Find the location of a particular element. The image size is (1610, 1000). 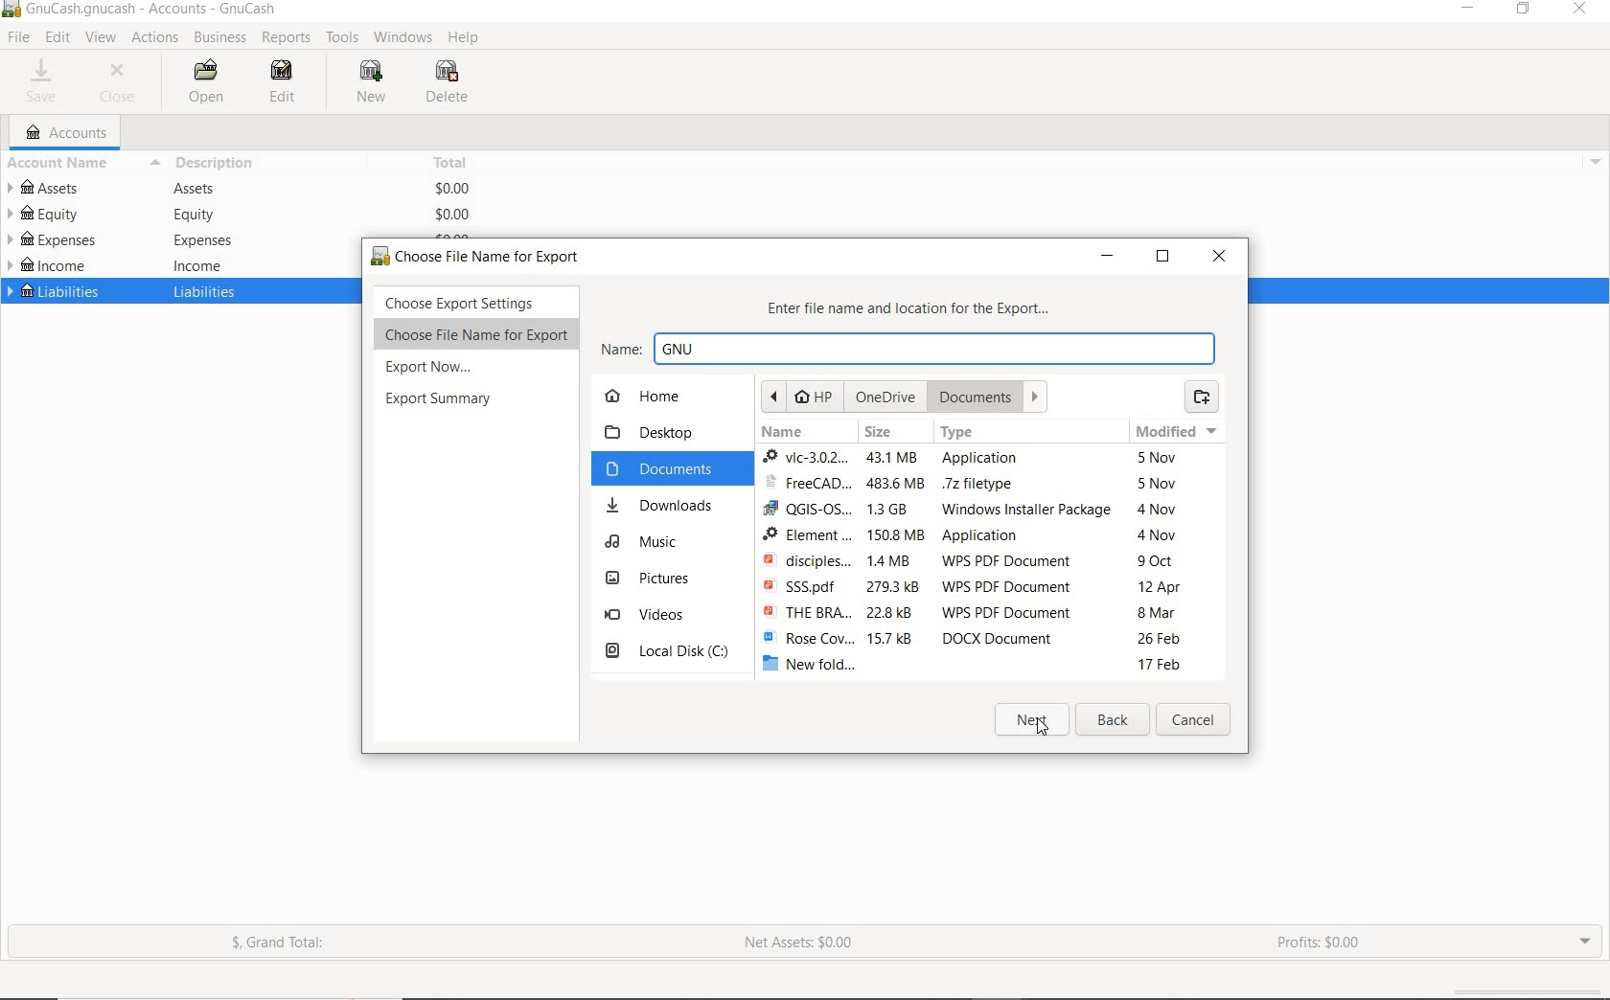

ACTIONS is located at coordinates (155, 41).